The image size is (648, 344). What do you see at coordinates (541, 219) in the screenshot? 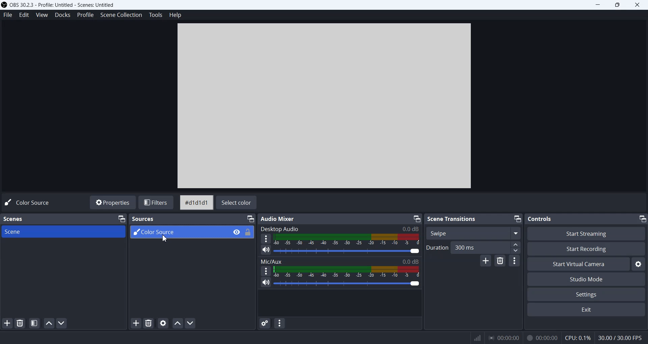
I see `Text` at bounding box center [541, 219].